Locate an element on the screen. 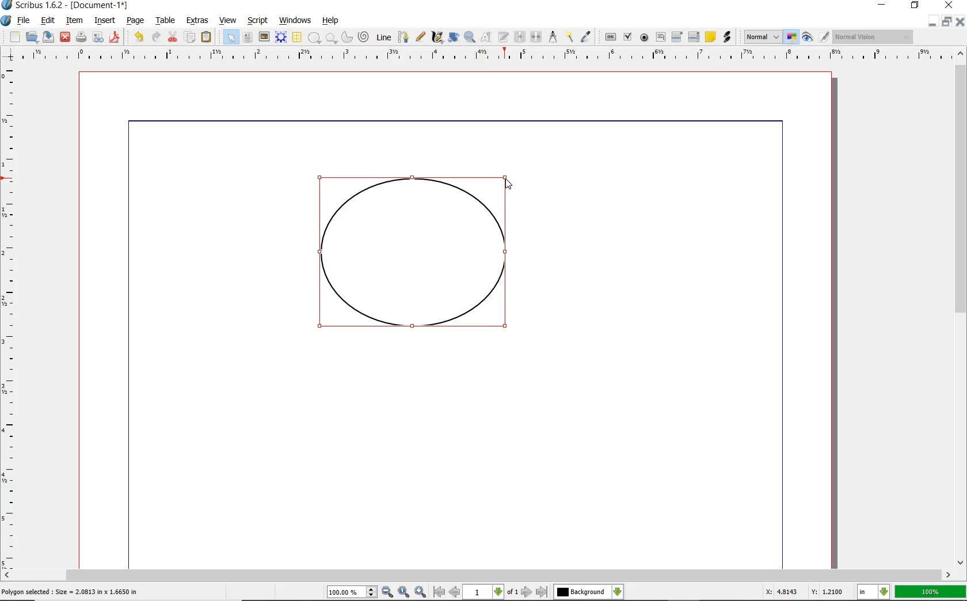  CLOSE is located at coordinates (947, 5).